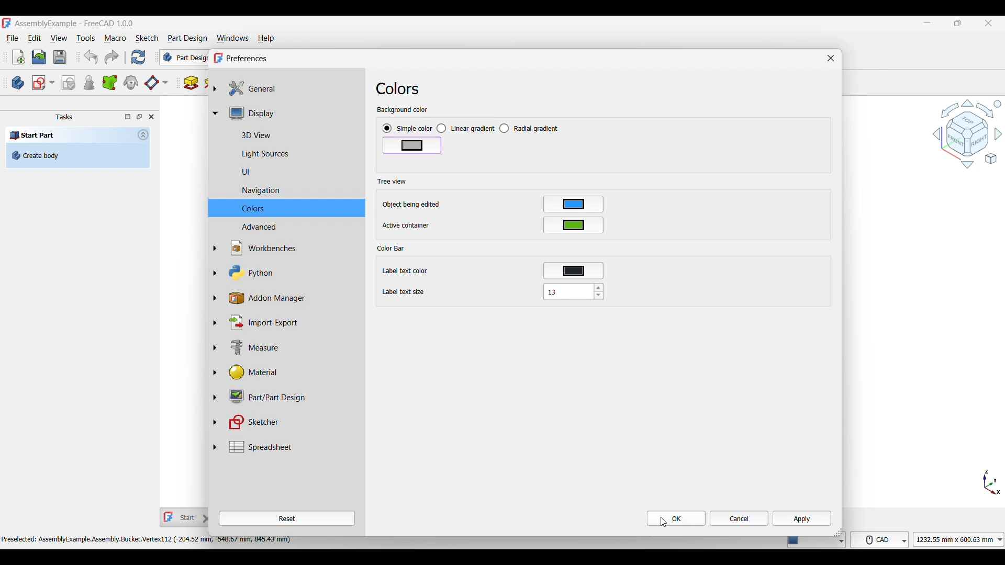 This screenshot has height=565, width=1005. Describe the element at coordinates (39, 57) in the screenshot. I see `Open` at that location.